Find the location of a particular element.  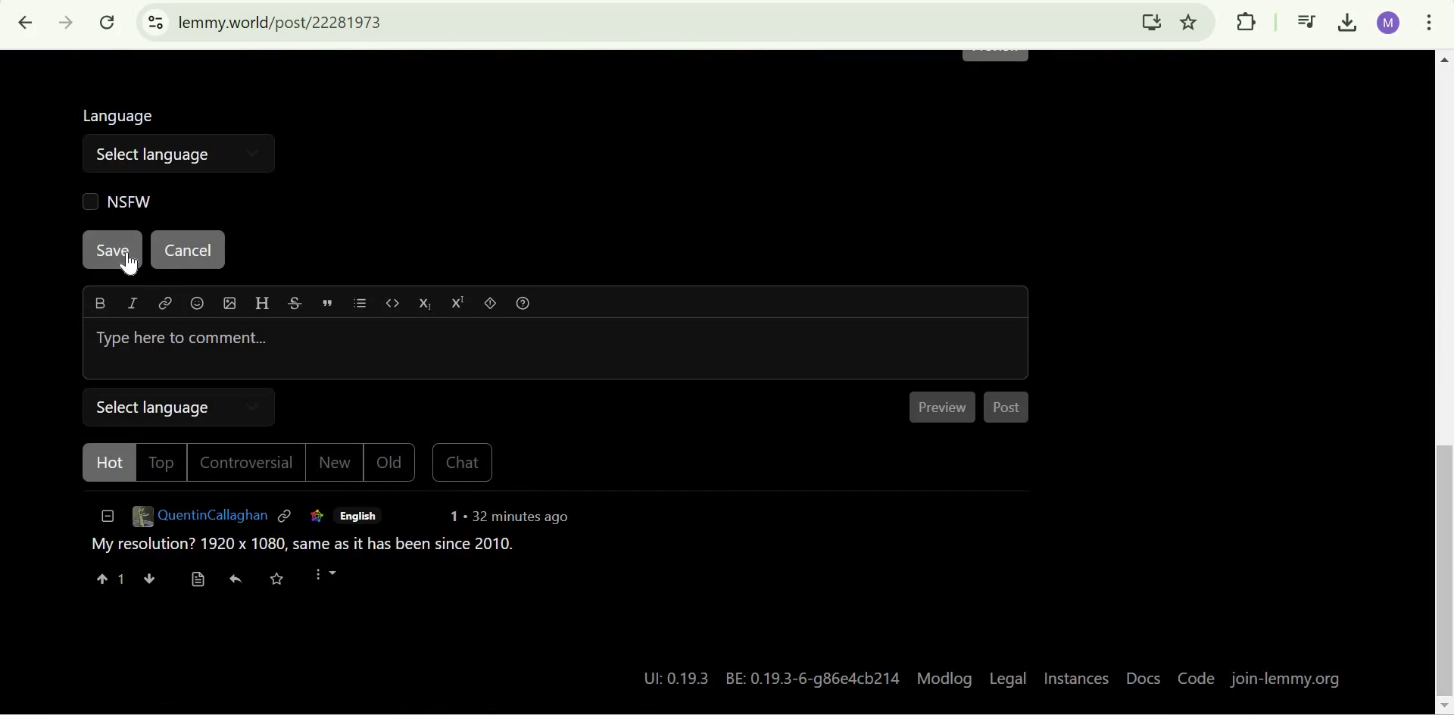

Header is located at coordinates (261, 304).